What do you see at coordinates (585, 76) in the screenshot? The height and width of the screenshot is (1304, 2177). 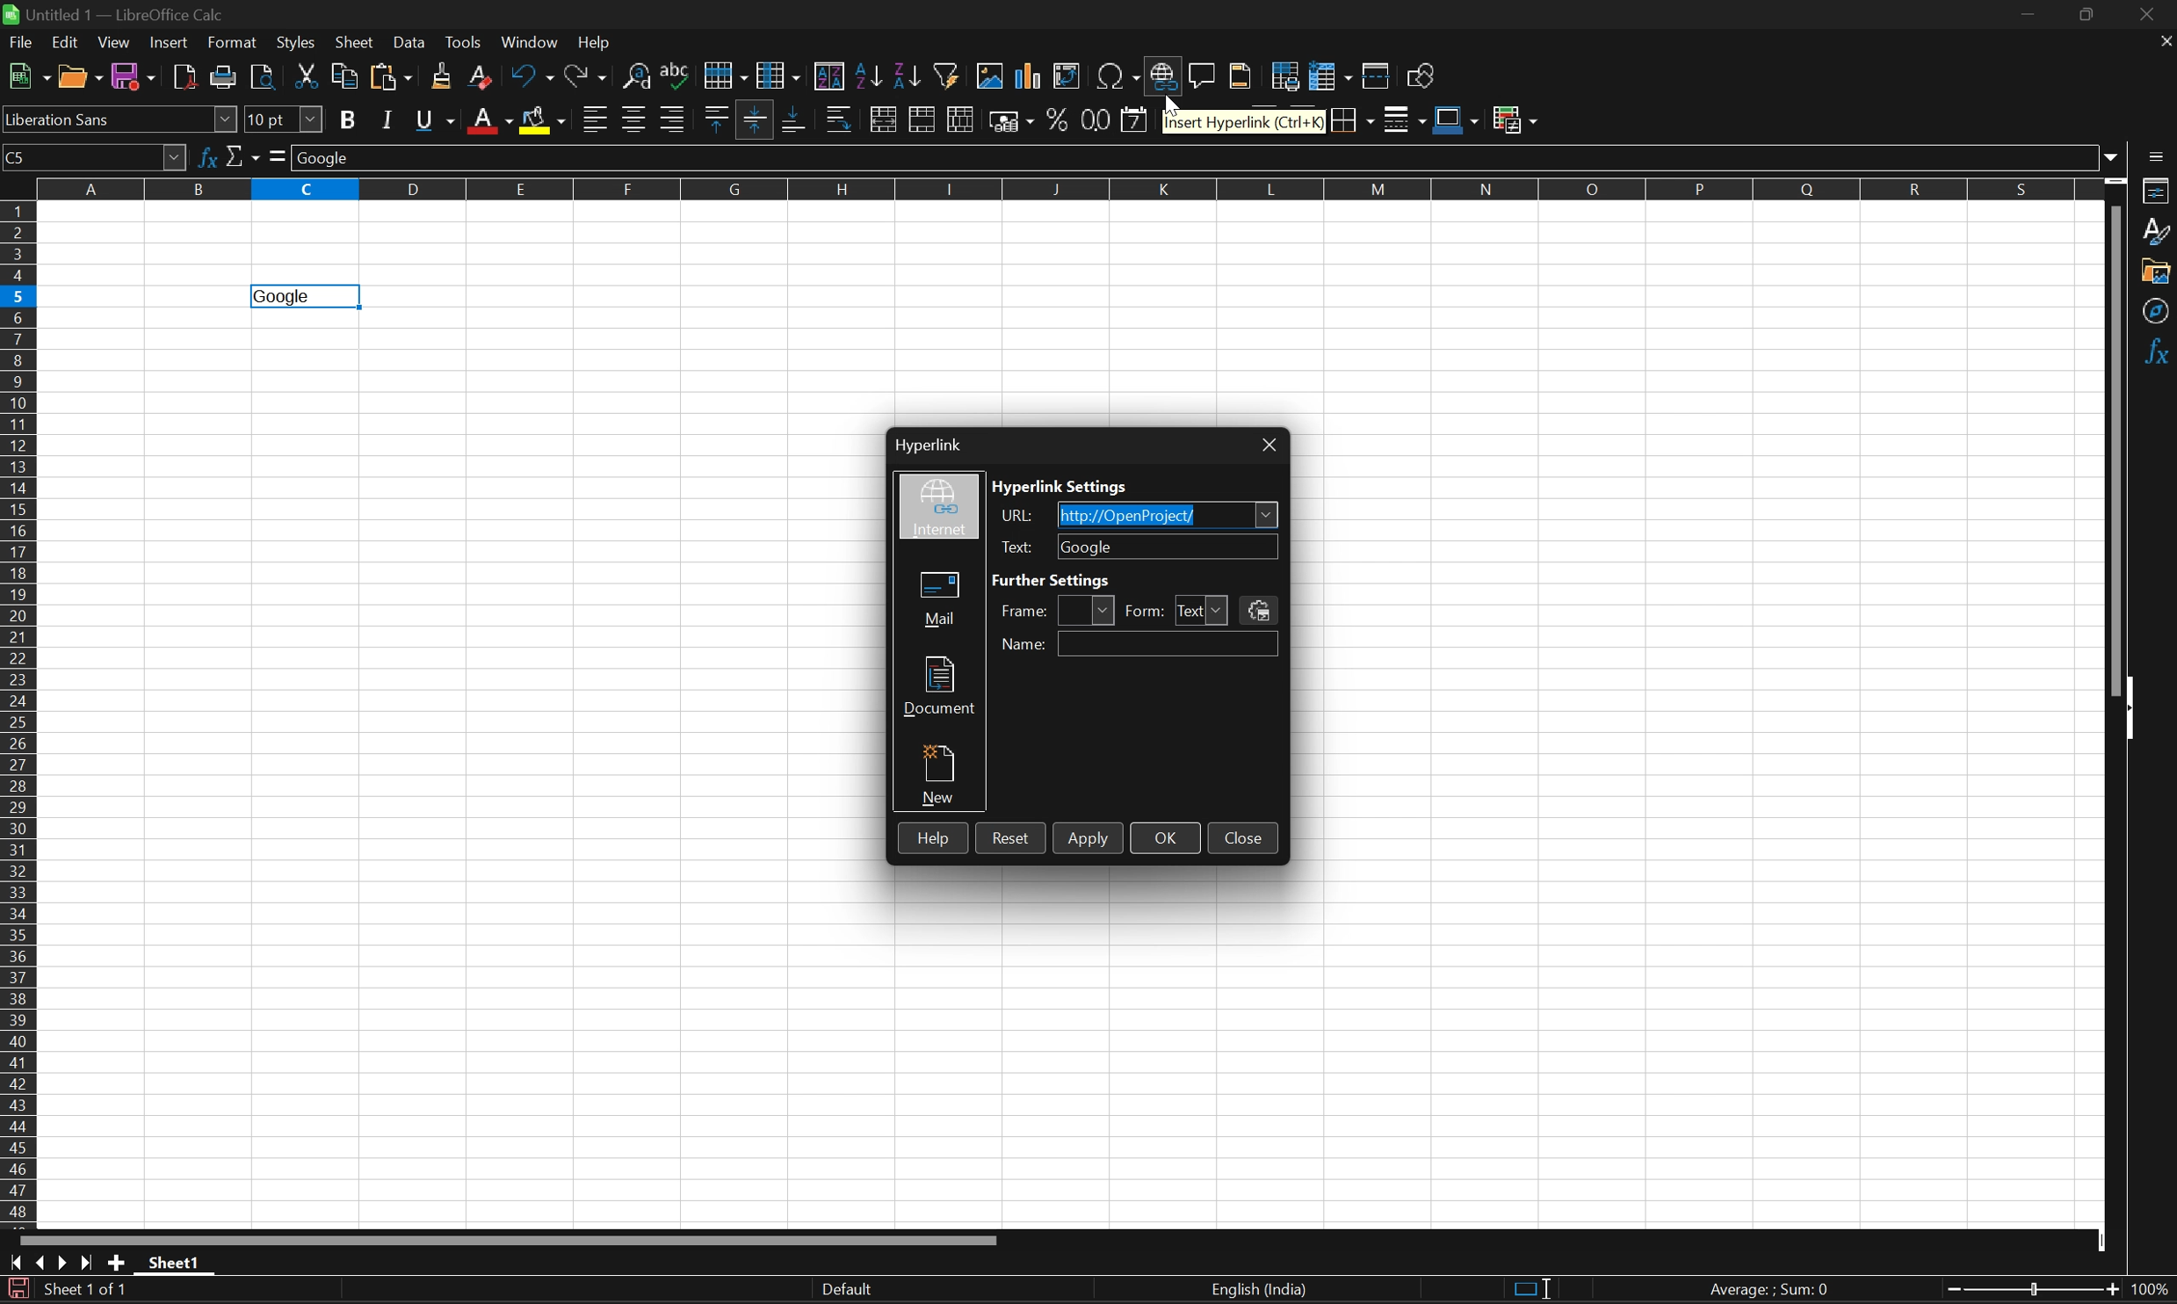 I see `Redo` at bounding box center [585, 76].